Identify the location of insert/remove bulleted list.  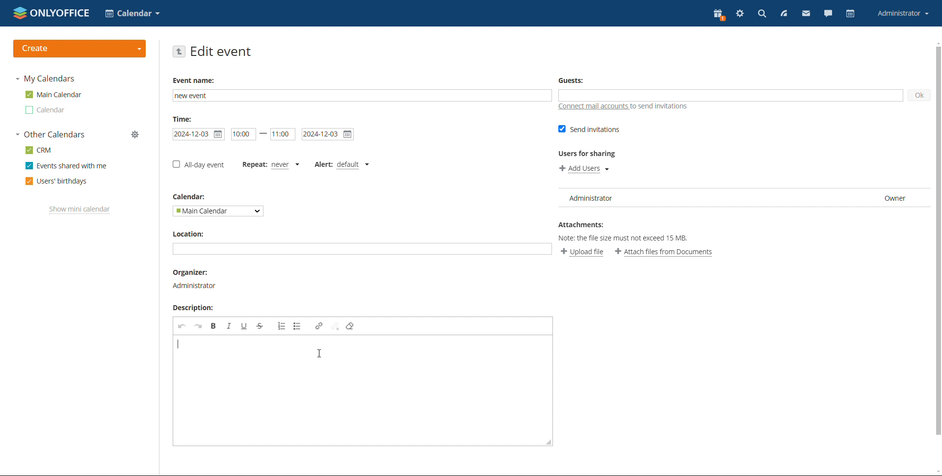
(299, 326).